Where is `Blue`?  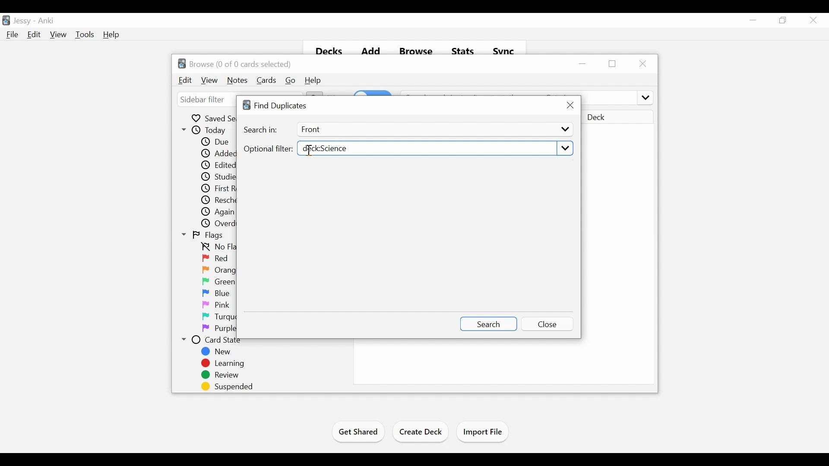
Blue is located at coordinates (216, 293).